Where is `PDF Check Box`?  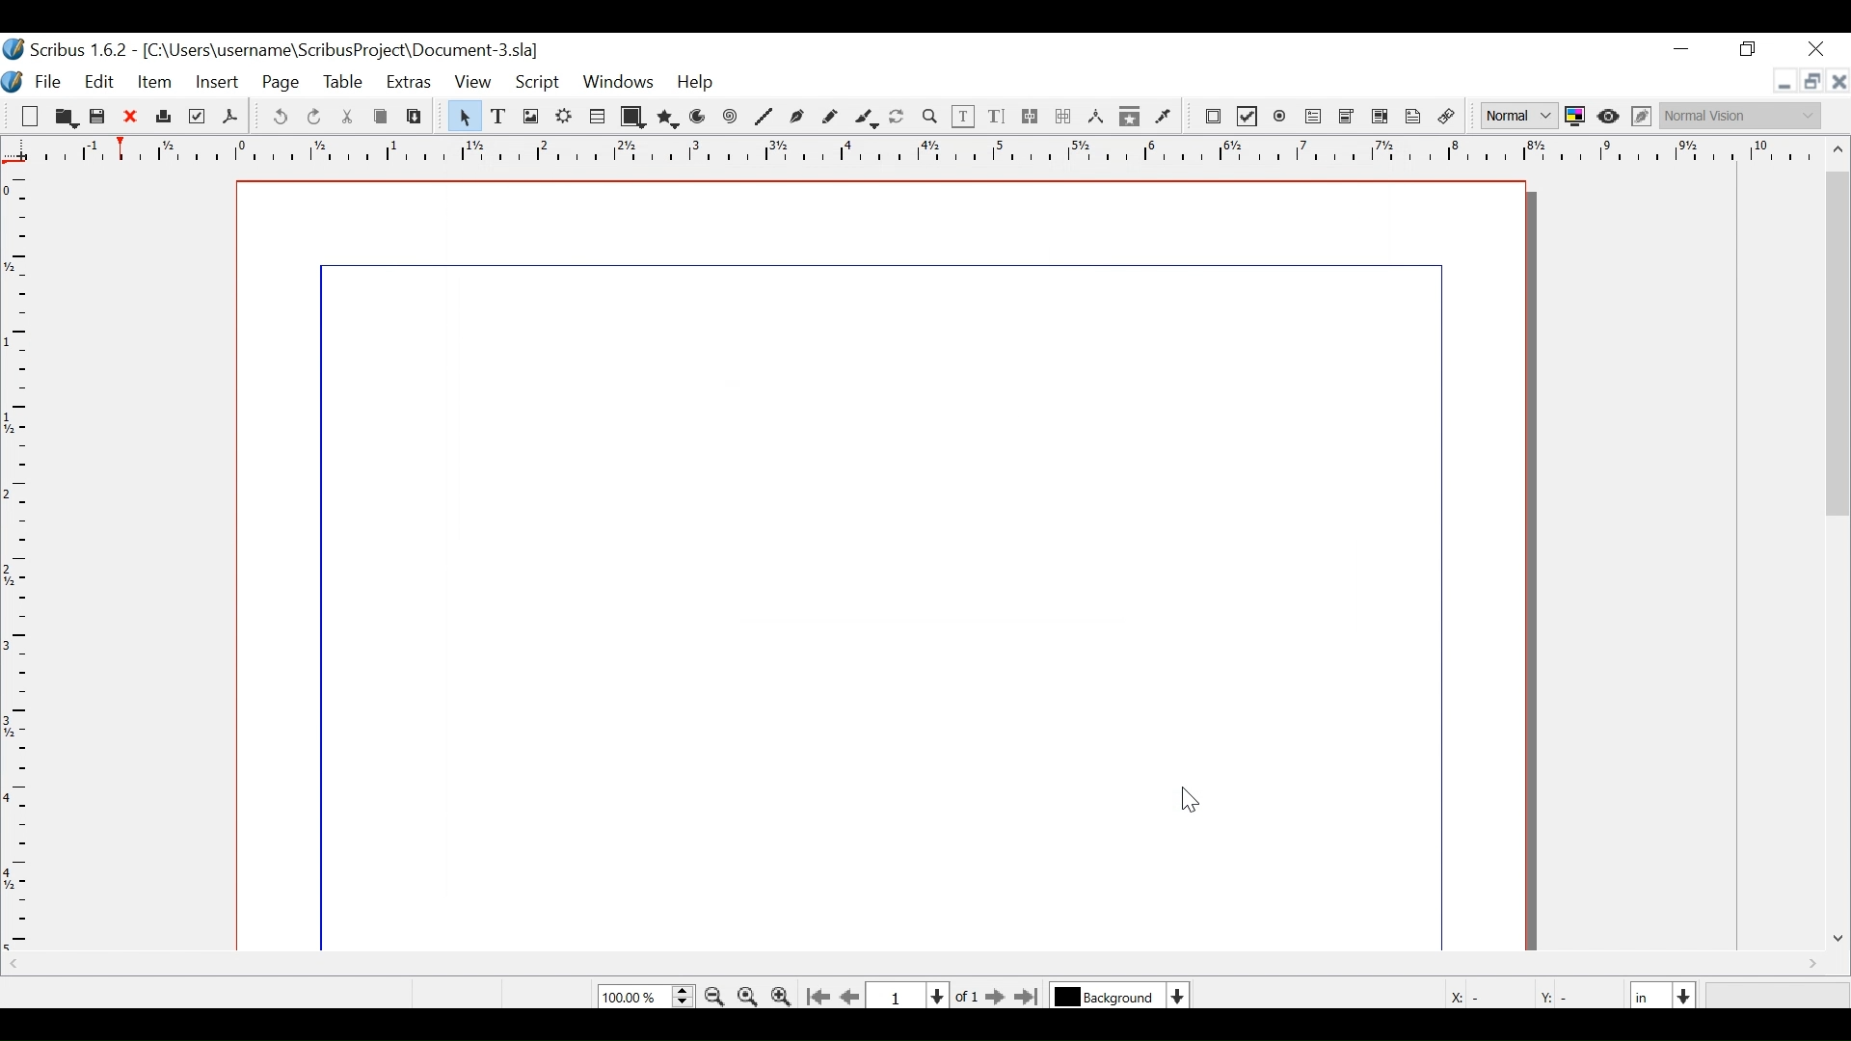
PDF Check Box is located at coordinates (1247, 117).